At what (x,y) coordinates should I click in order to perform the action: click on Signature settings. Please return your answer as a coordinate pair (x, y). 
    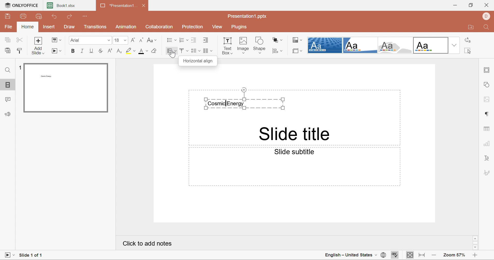
    Looking at the image, I should click on (488, 172).